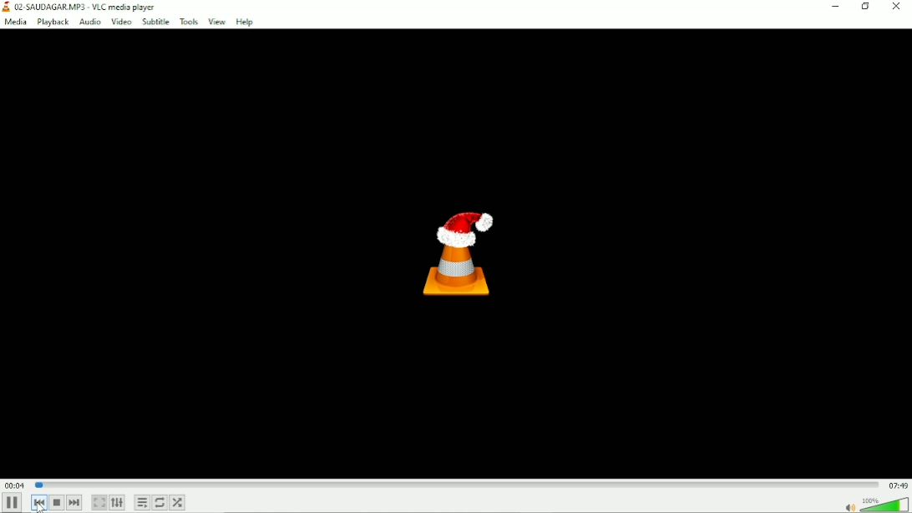 Image resolution: width=912 pixels, height=513 pixels. Describe the element at coordinates (160, 503) in the screenshot. I see `Toggle between loop all, loop one, no loop` at that location.